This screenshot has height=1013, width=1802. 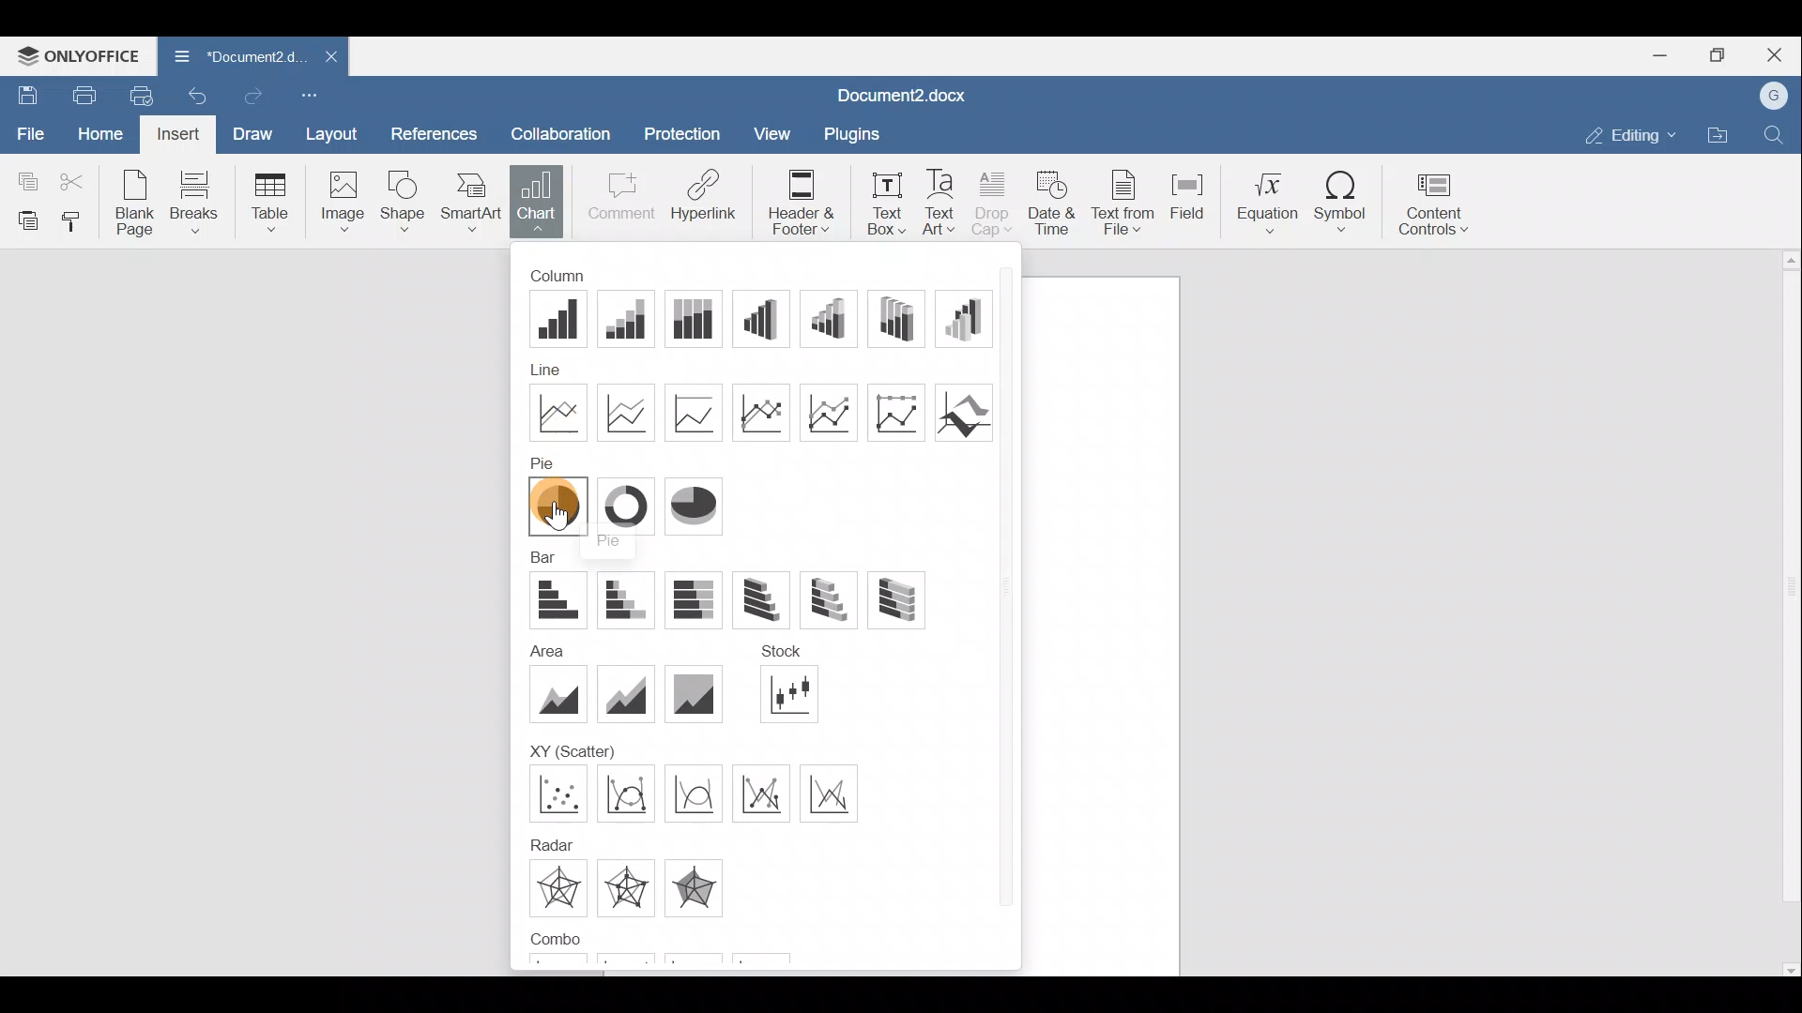 What do you see at coordinates (895, 315) in the screenshot?
I see `3-D 100% stacked column` at bounding box center [895, 315].